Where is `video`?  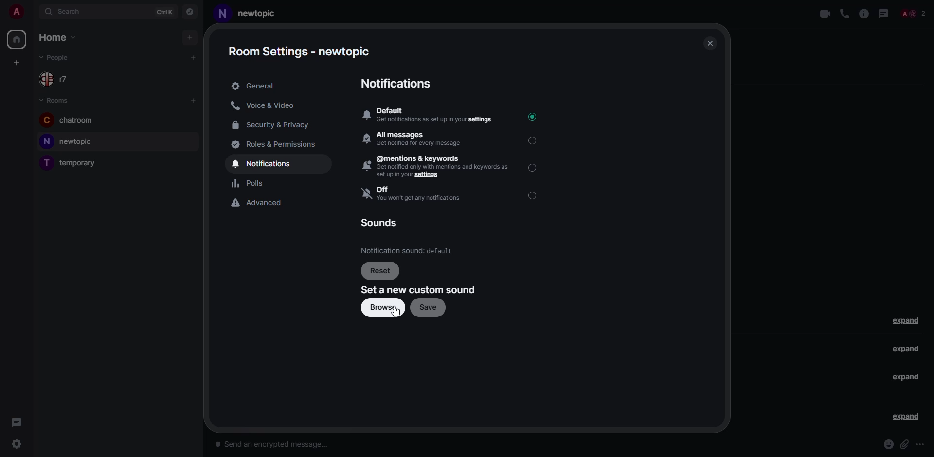 video is located at coordinates (826, 14).